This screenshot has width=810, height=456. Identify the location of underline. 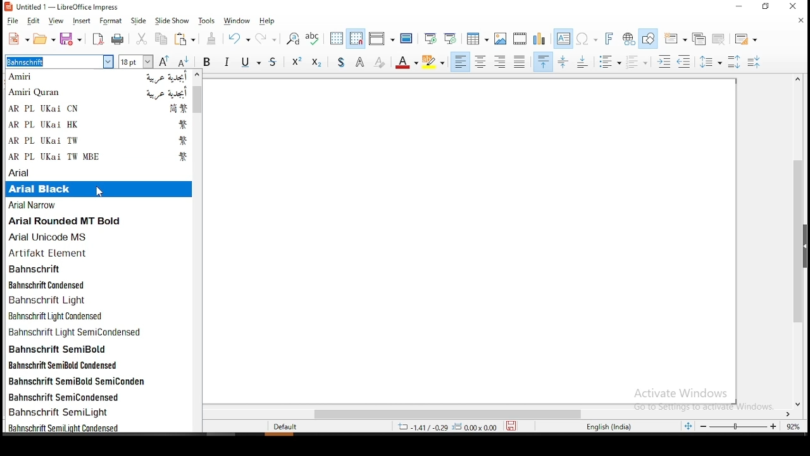
(253, 63).